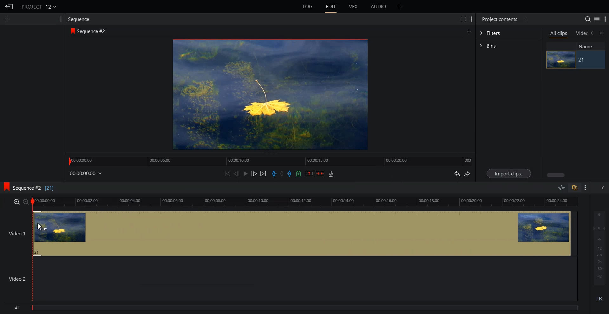  I want to click on Video 2, so click(290, 279).